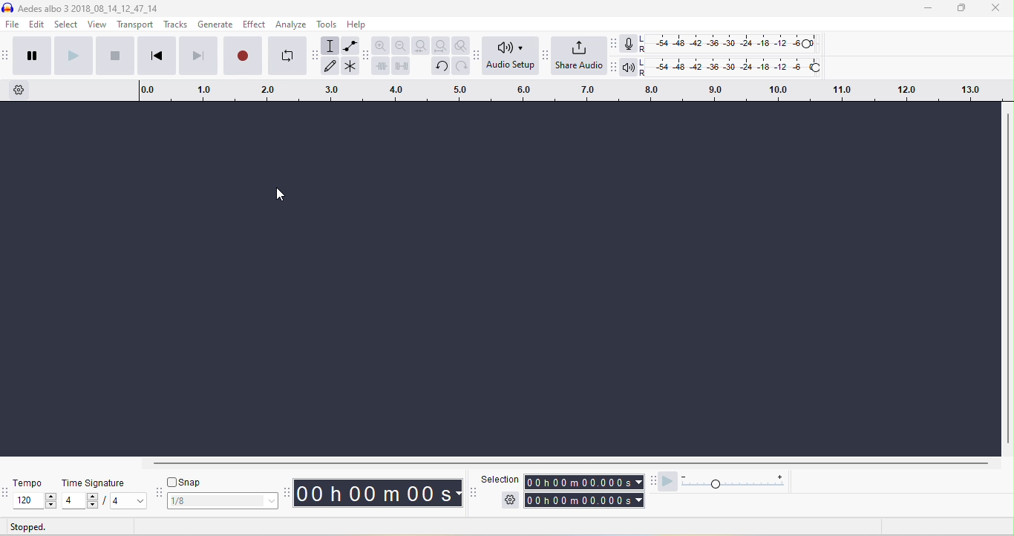 This screenshot has width=1014, height=536. I want to click on time signature, so click(94, 483).